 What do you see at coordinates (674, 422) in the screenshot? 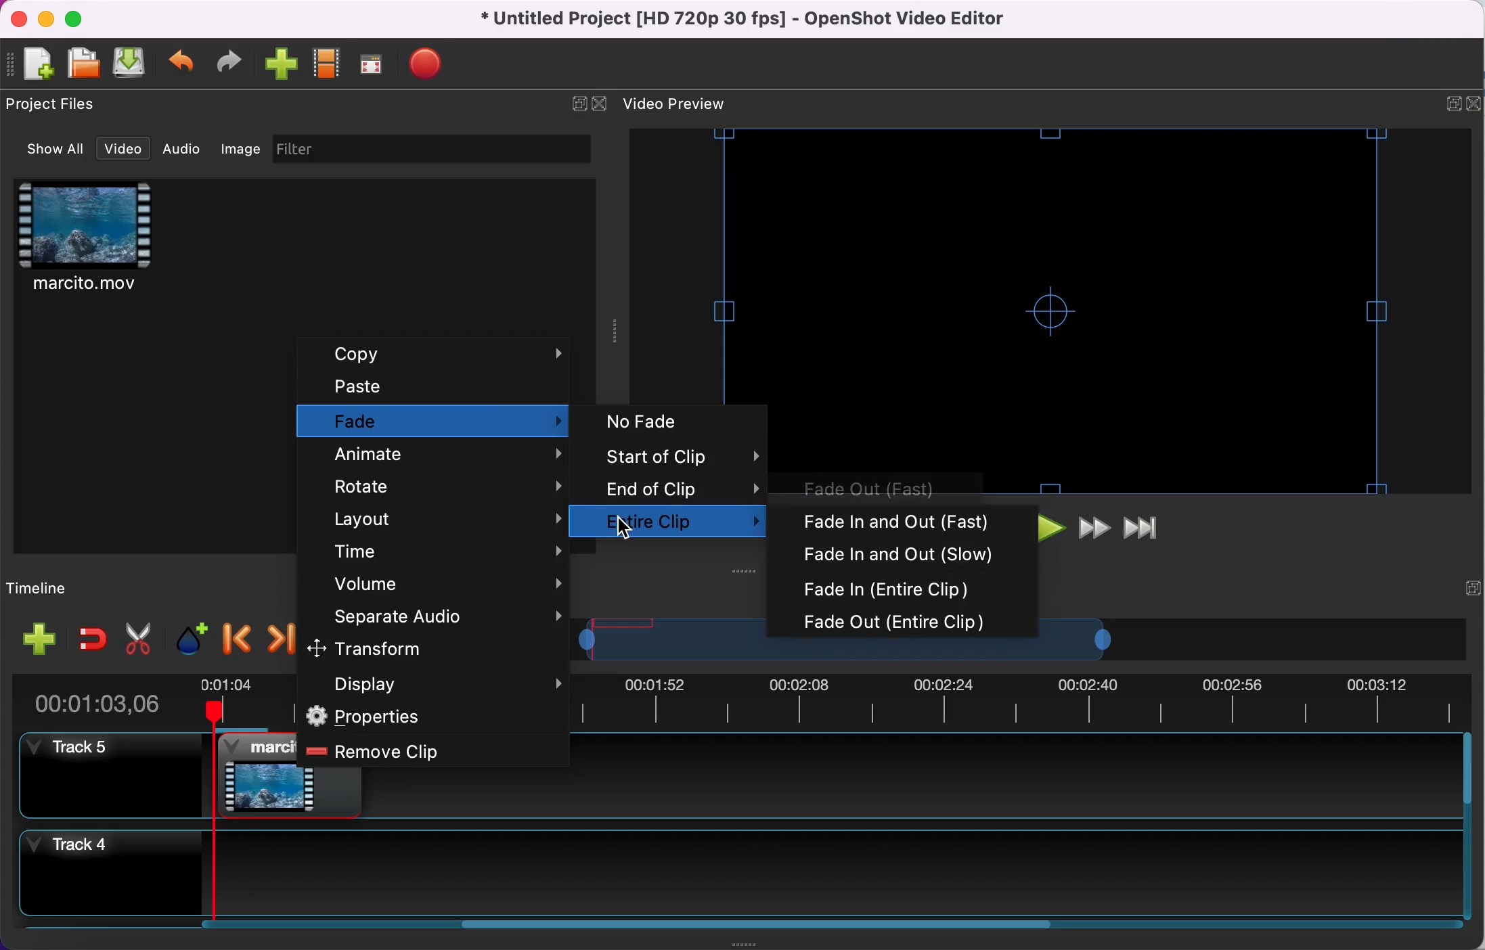
I see `no fade` at bounding box center [674, 422].